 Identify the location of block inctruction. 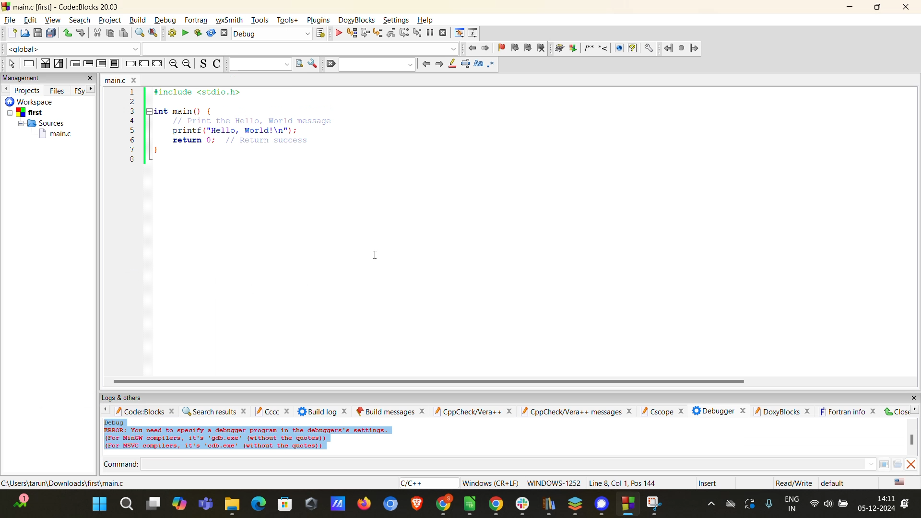
(115, 64).